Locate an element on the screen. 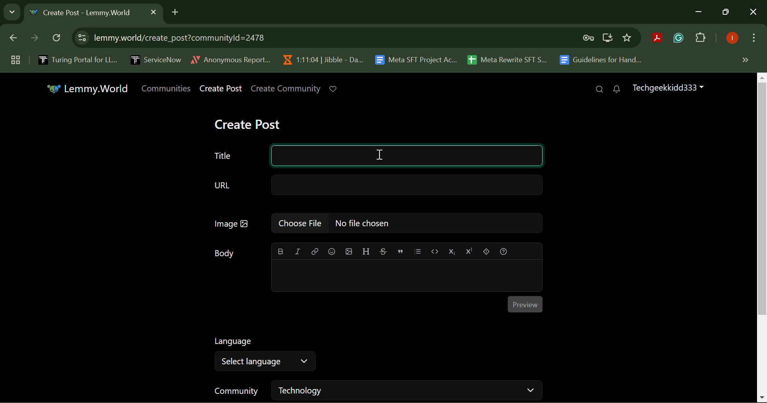 The image size is (767, 403). Preview Button is located at coordinates (525, 304).